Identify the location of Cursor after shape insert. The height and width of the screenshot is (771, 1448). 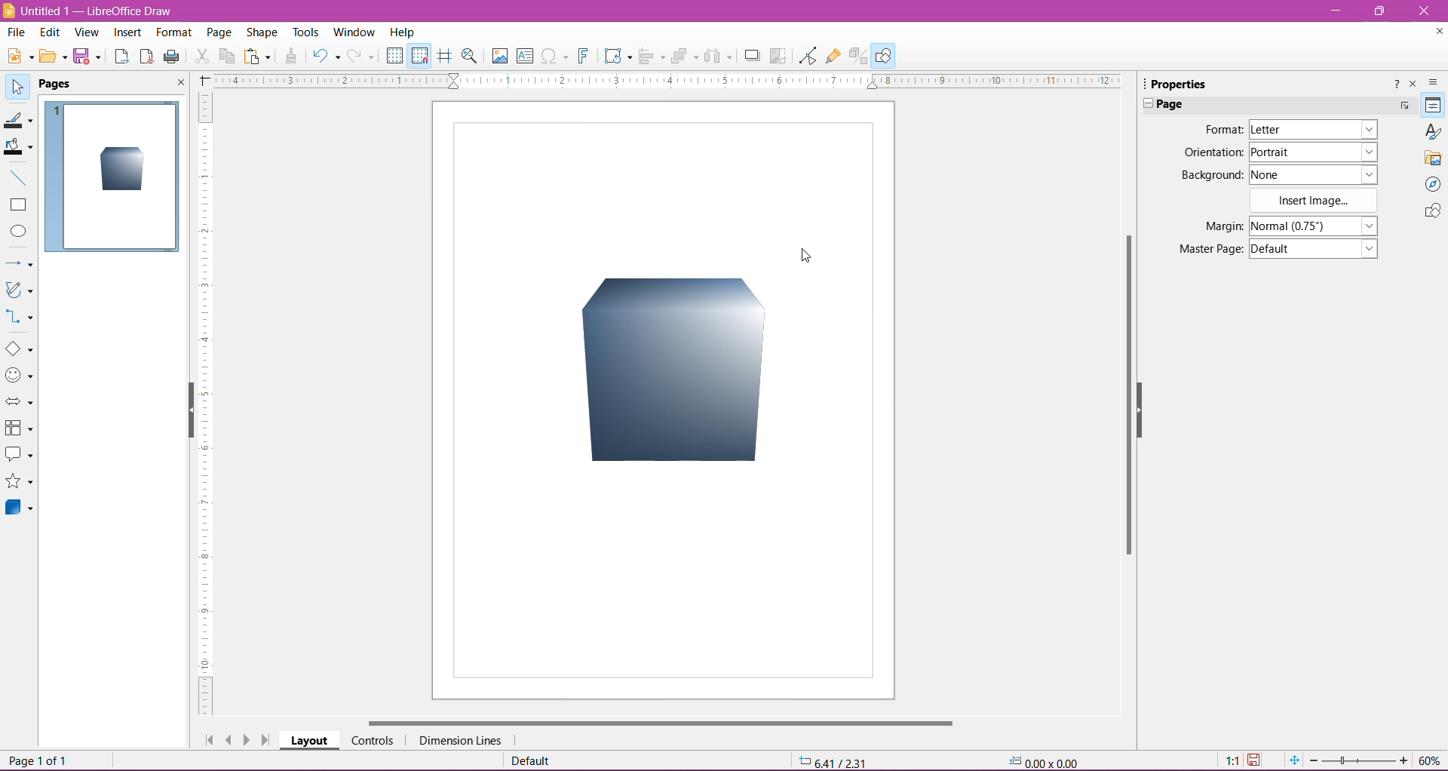
(812, 254).